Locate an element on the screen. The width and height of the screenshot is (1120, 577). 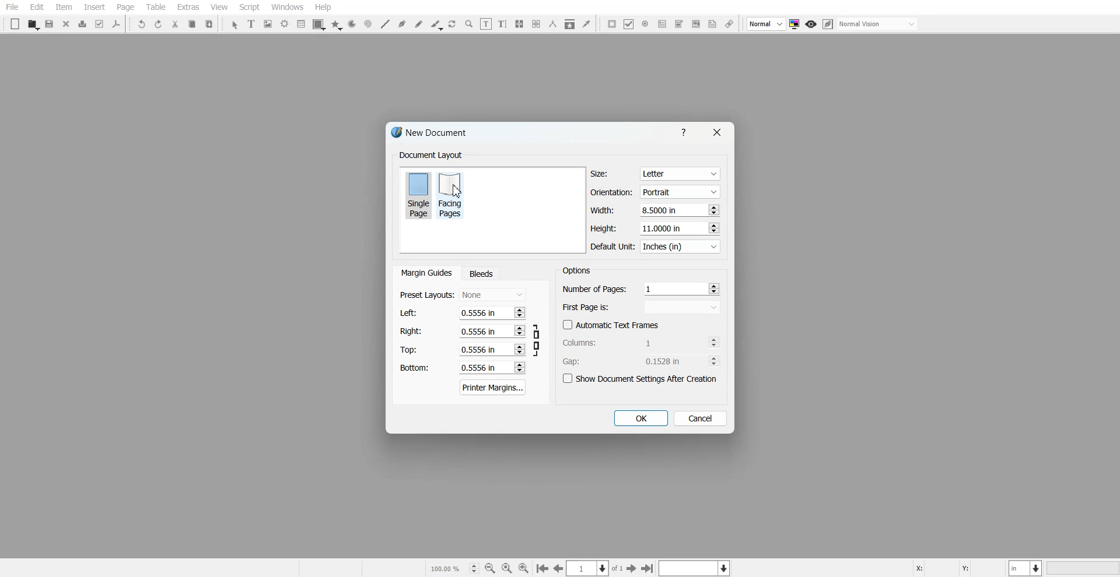
8.5000 in is located at coordinates (661, 210).